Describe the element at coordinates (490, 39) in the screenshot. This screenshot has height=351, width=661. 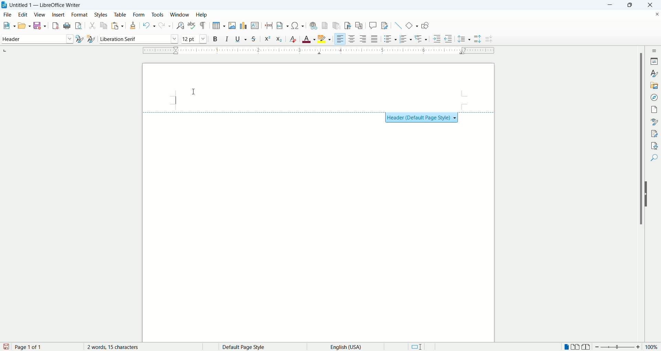
I see `decrease paragraph spacing` at that location.